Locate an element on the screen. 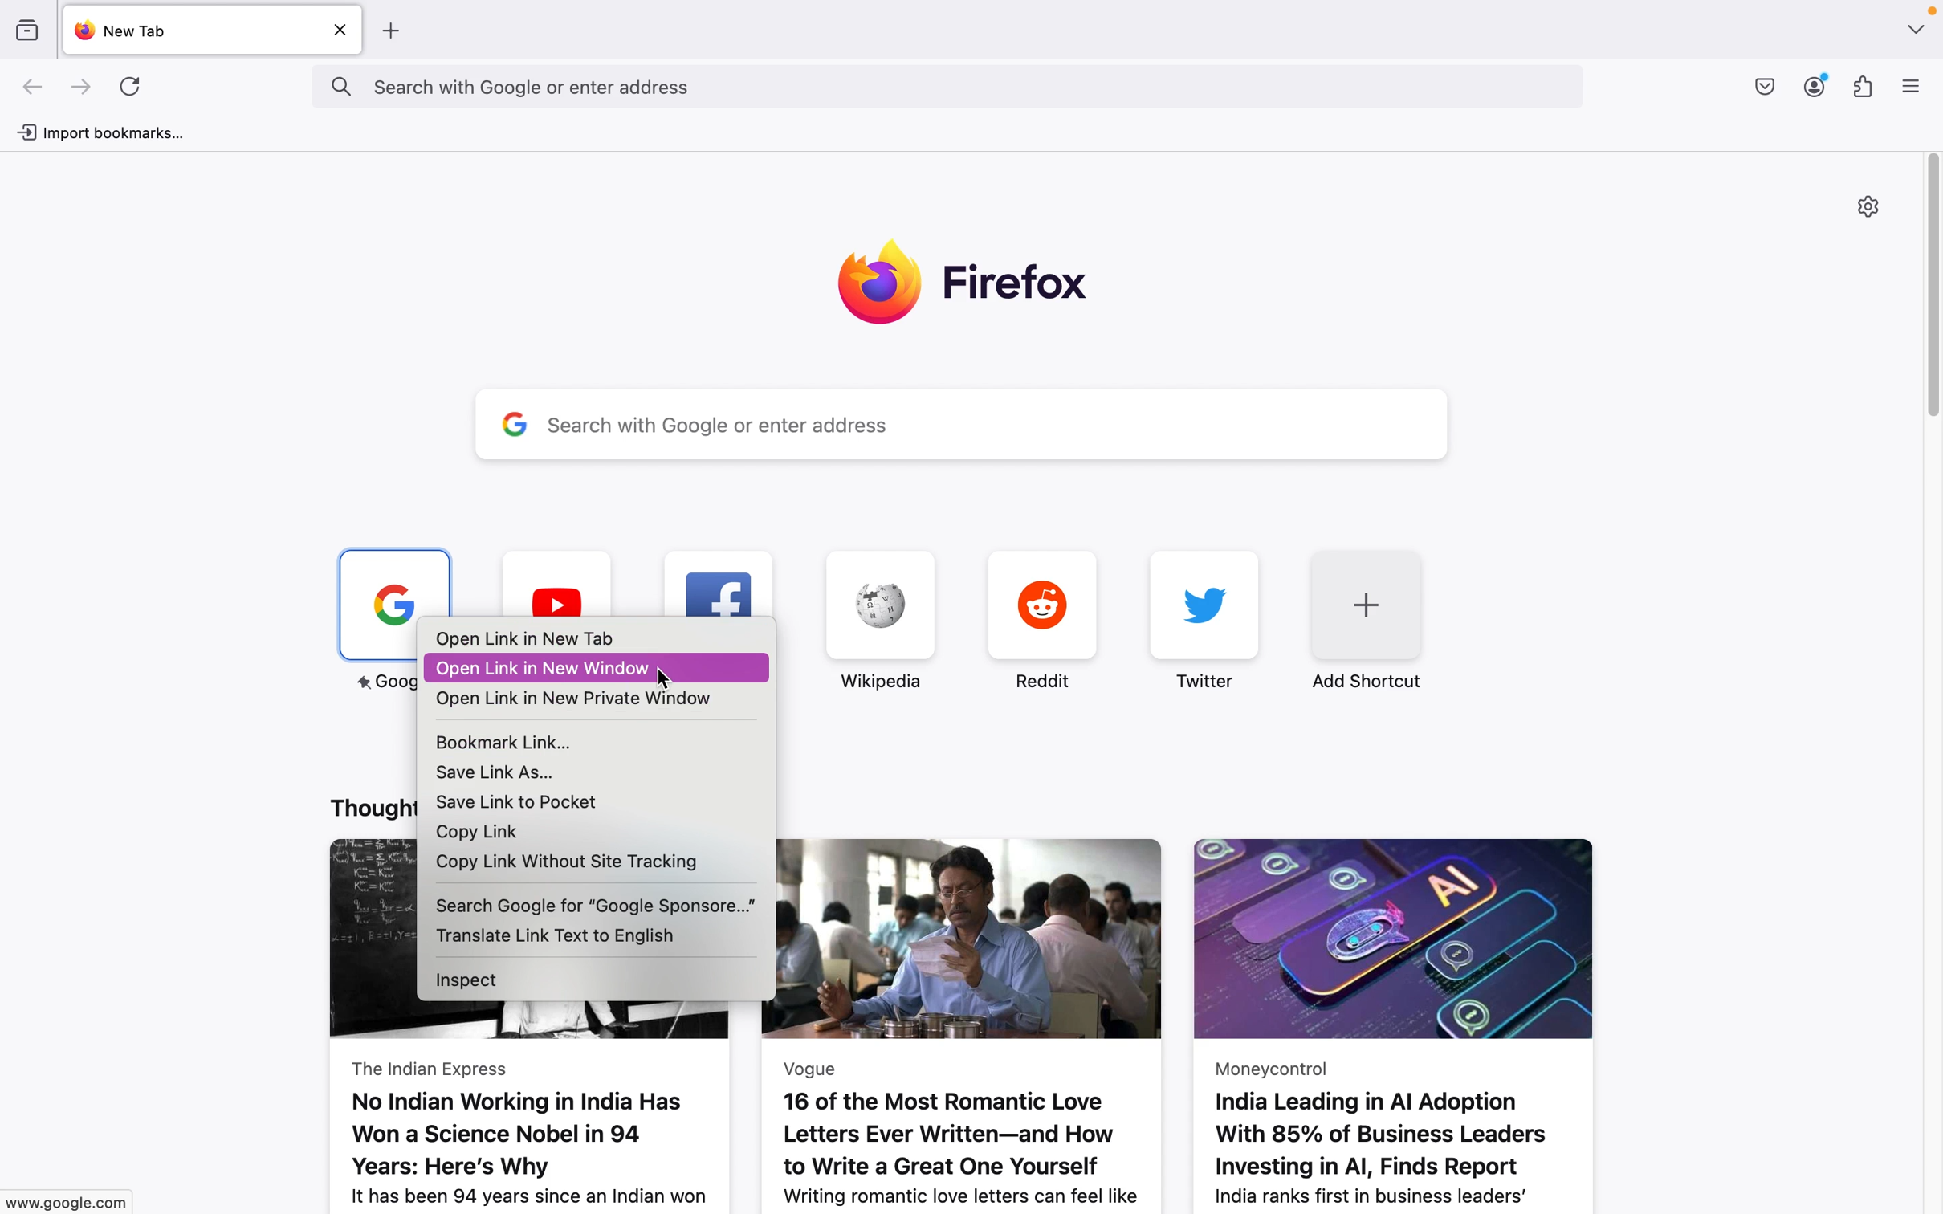  cursor is located at coordinates (672, 677).